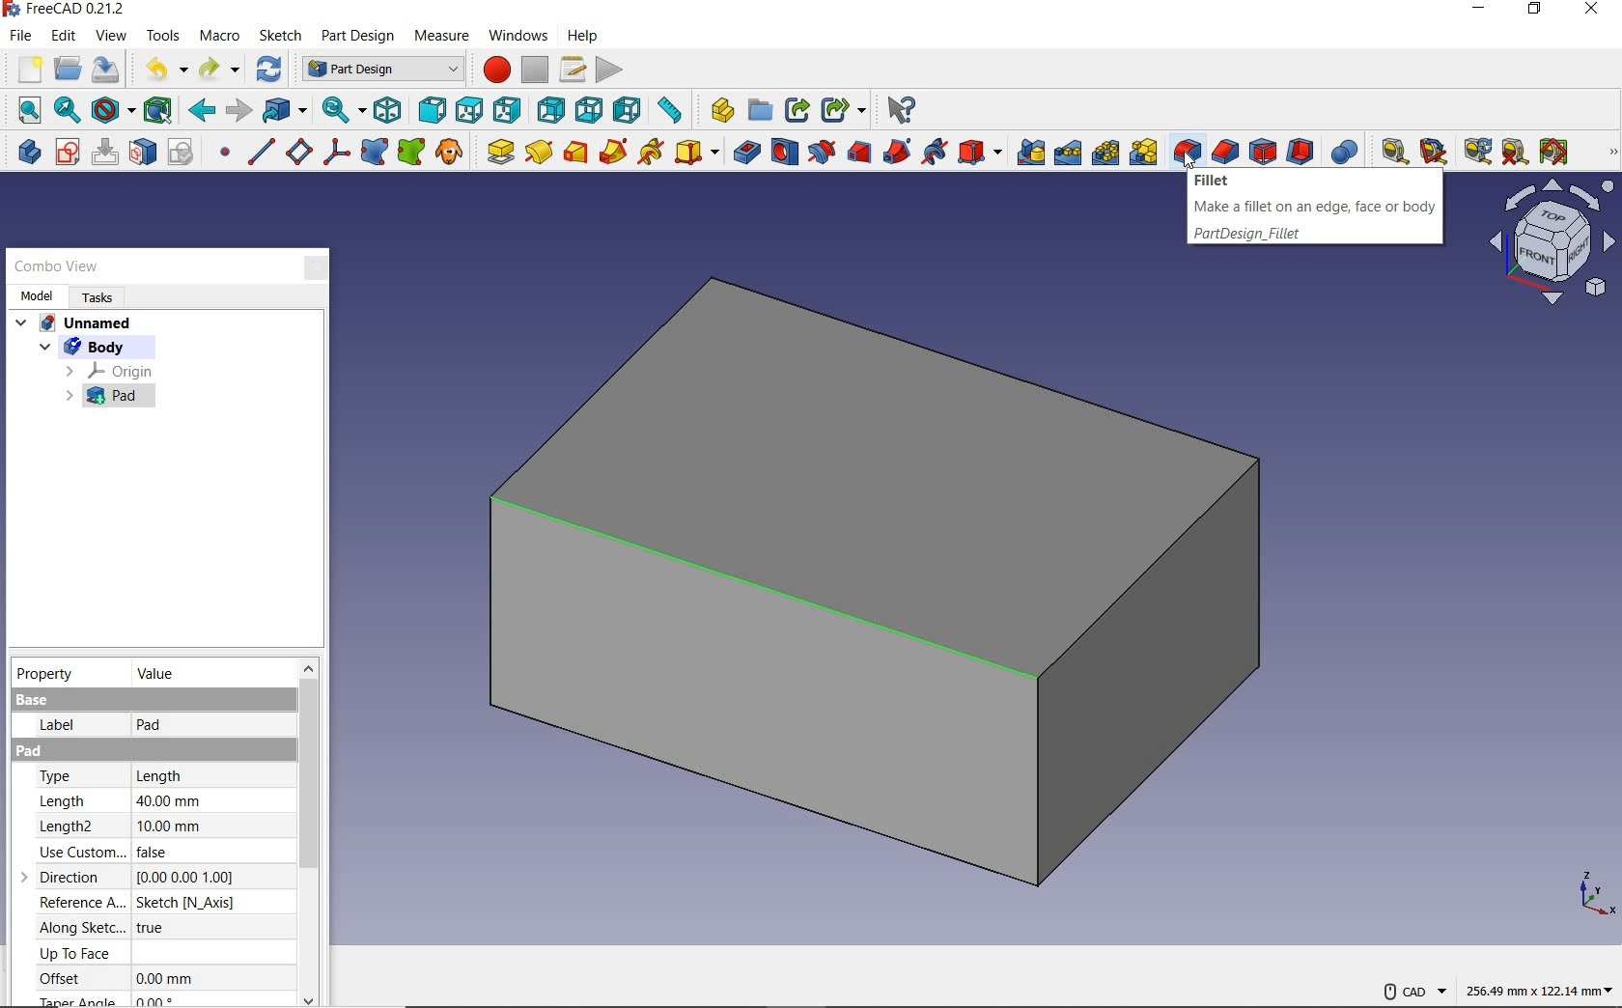 This screenshot has height=1008, width=1622. I want to click on redo, so click(221, 70).